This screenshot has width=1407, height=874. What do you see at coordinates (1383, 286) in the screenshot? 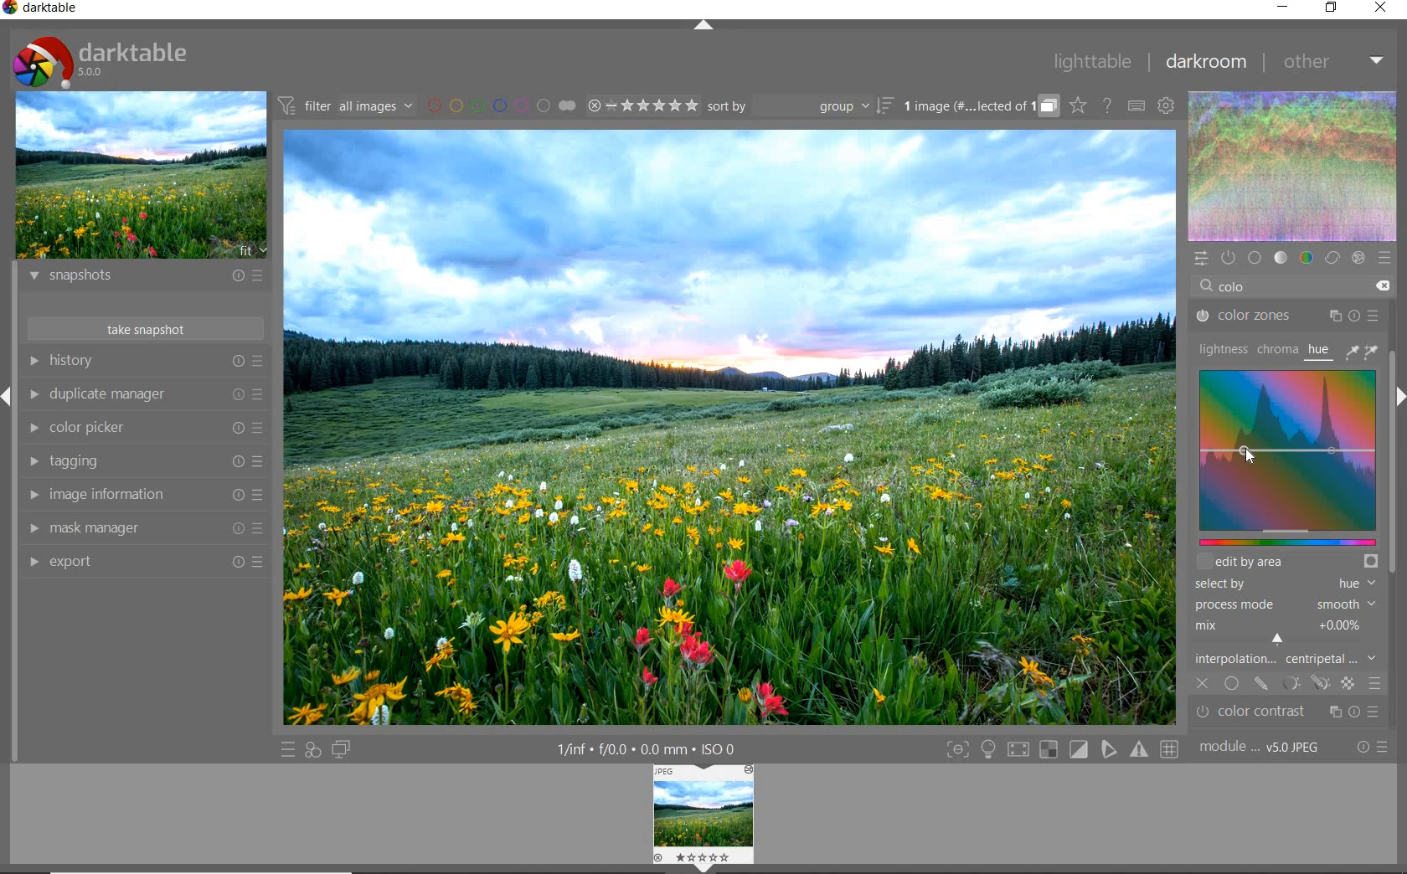
I see `delete` at bounding box center [1383, 286].